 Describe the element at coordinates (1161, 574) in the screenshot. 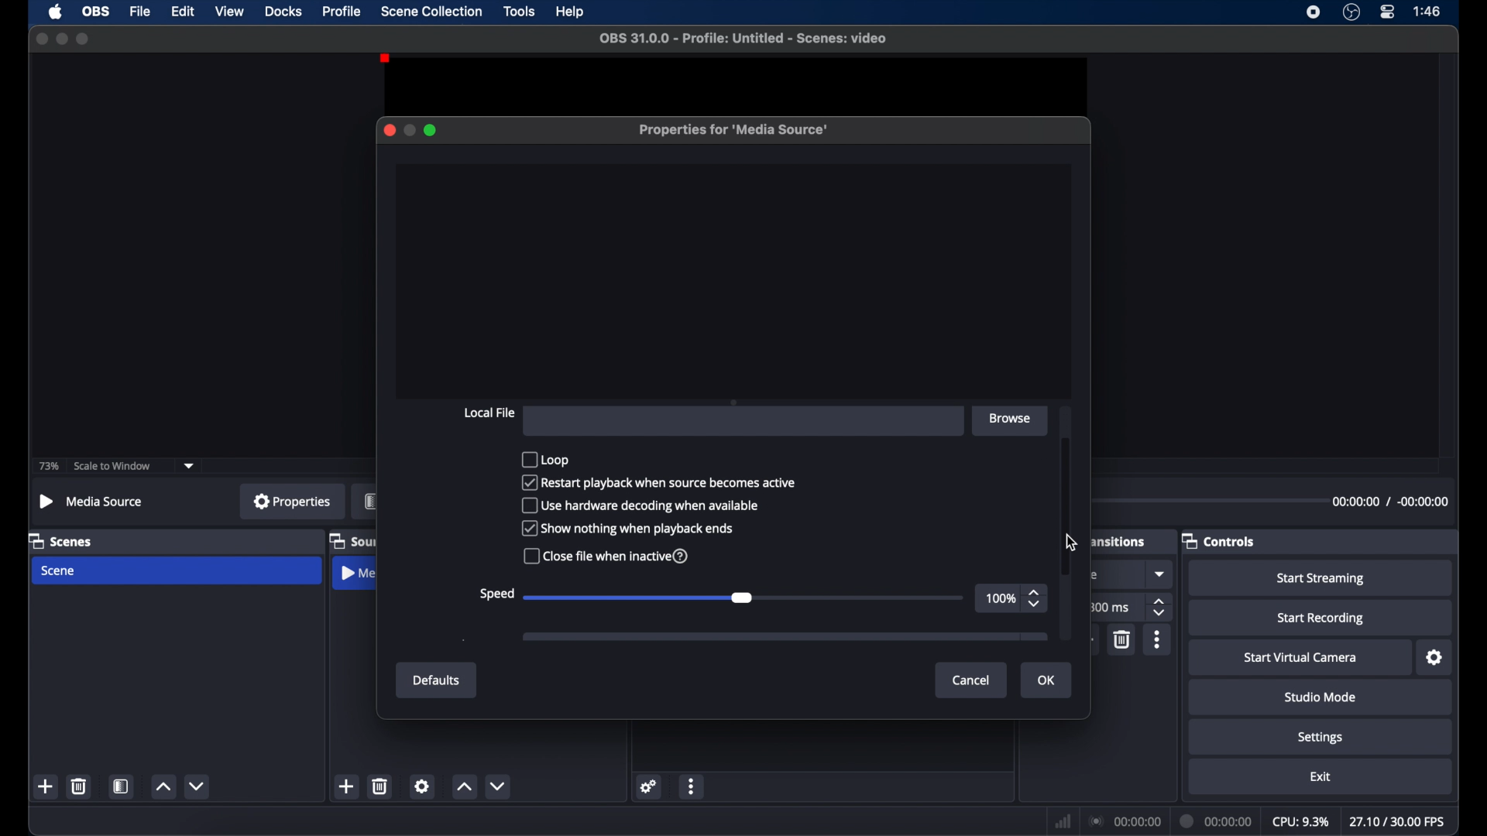

I see `dropdown` at that location.